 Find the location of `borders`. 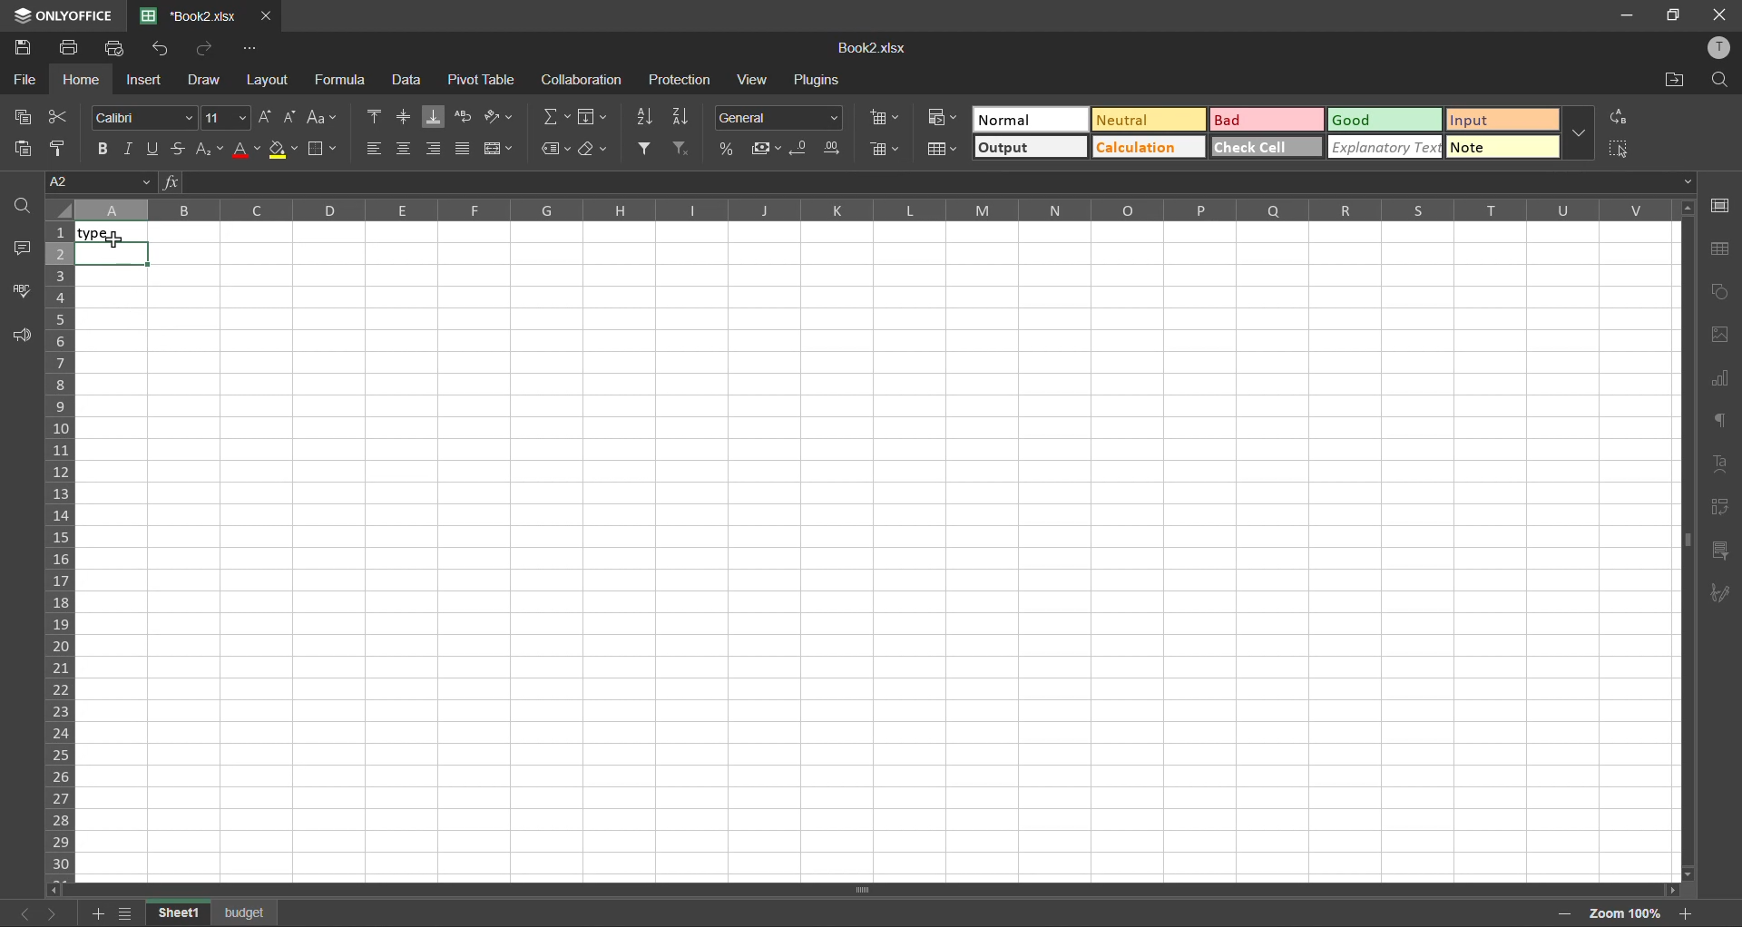

borders is located at coordinates (321, 151).